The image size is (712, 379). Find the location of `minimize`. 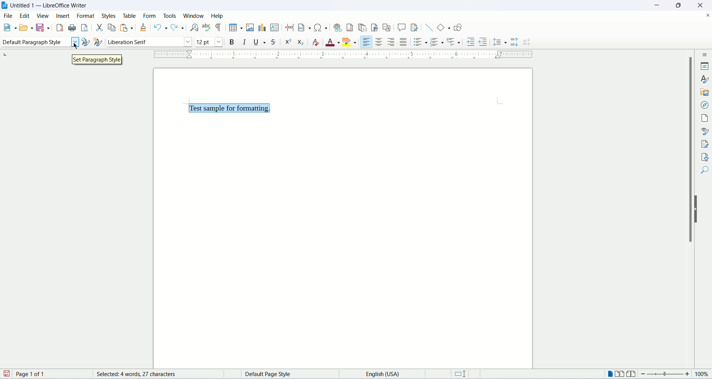

minimize is located at coordinates (657, 4).